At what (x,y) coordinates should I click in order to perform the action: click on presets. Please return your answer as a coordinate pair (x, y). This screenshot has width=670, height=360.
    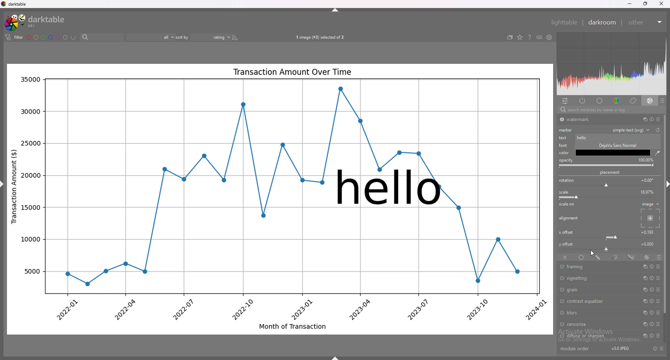
    Looking at the image, I should click on (659, 267).